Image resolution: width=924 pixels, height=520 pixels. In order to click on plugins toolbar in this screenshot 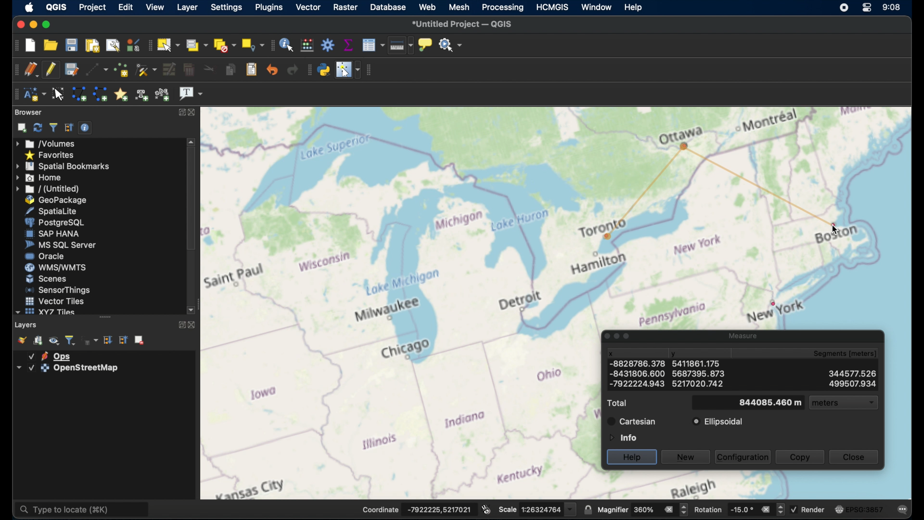, I will do `click(308, 69)`.